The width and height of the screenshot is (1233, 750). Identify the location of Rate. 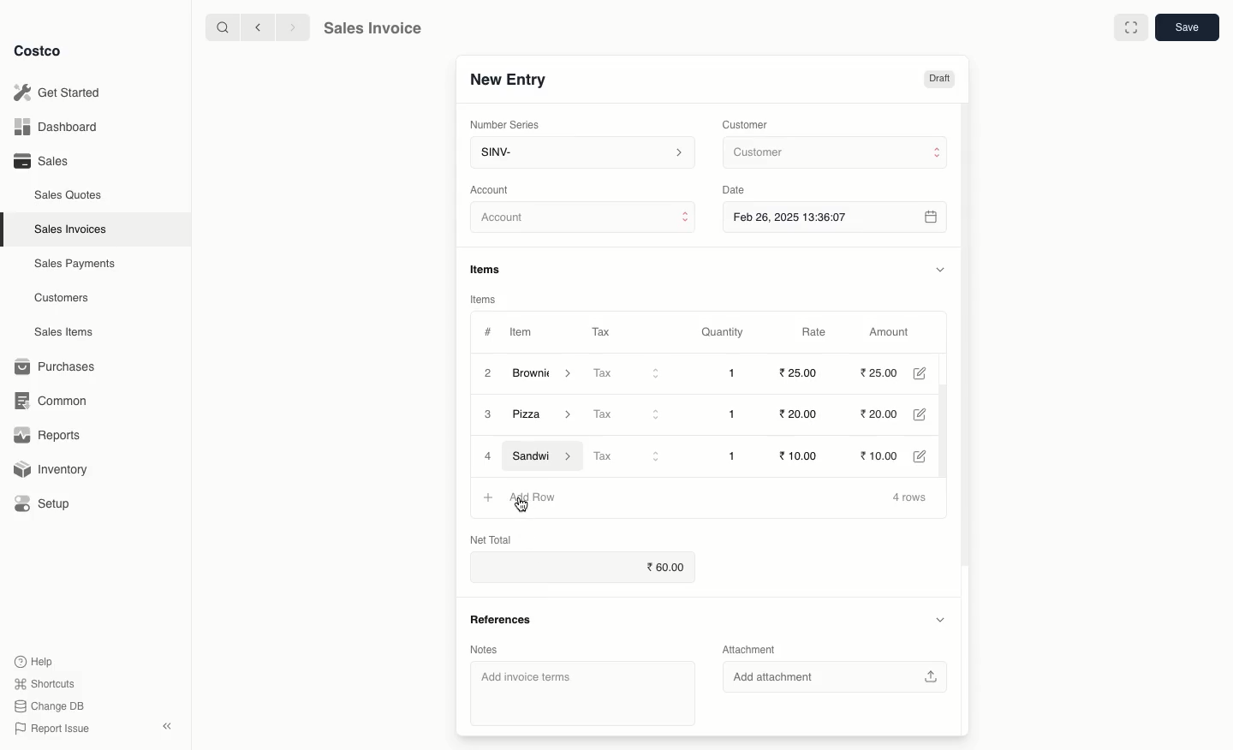
(816, 332).